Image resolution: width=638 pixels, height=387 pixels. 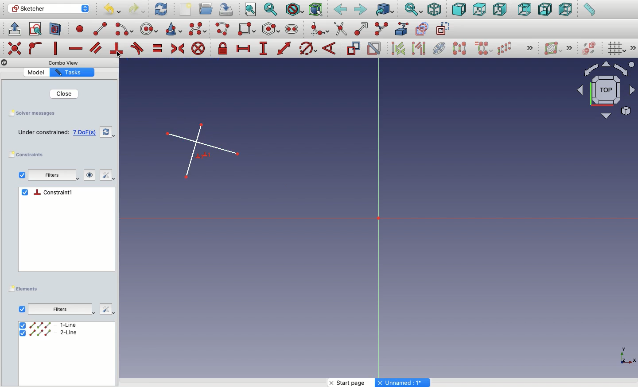 I want to click on Elements , so click(x=25, y=288).